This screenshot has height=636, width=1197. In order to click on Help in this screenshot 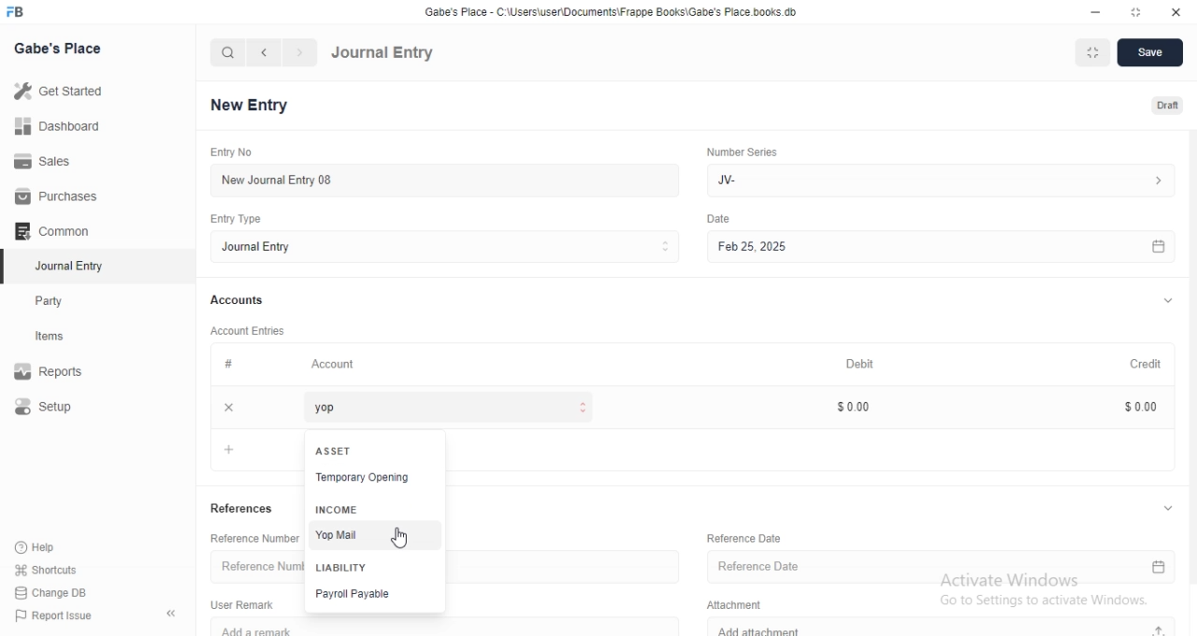, I will do `click(59, 546)`.